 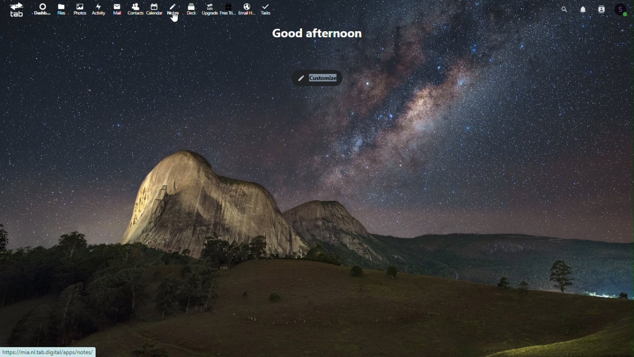 I want to click on Good afternoon, so click(x=320, y=33).